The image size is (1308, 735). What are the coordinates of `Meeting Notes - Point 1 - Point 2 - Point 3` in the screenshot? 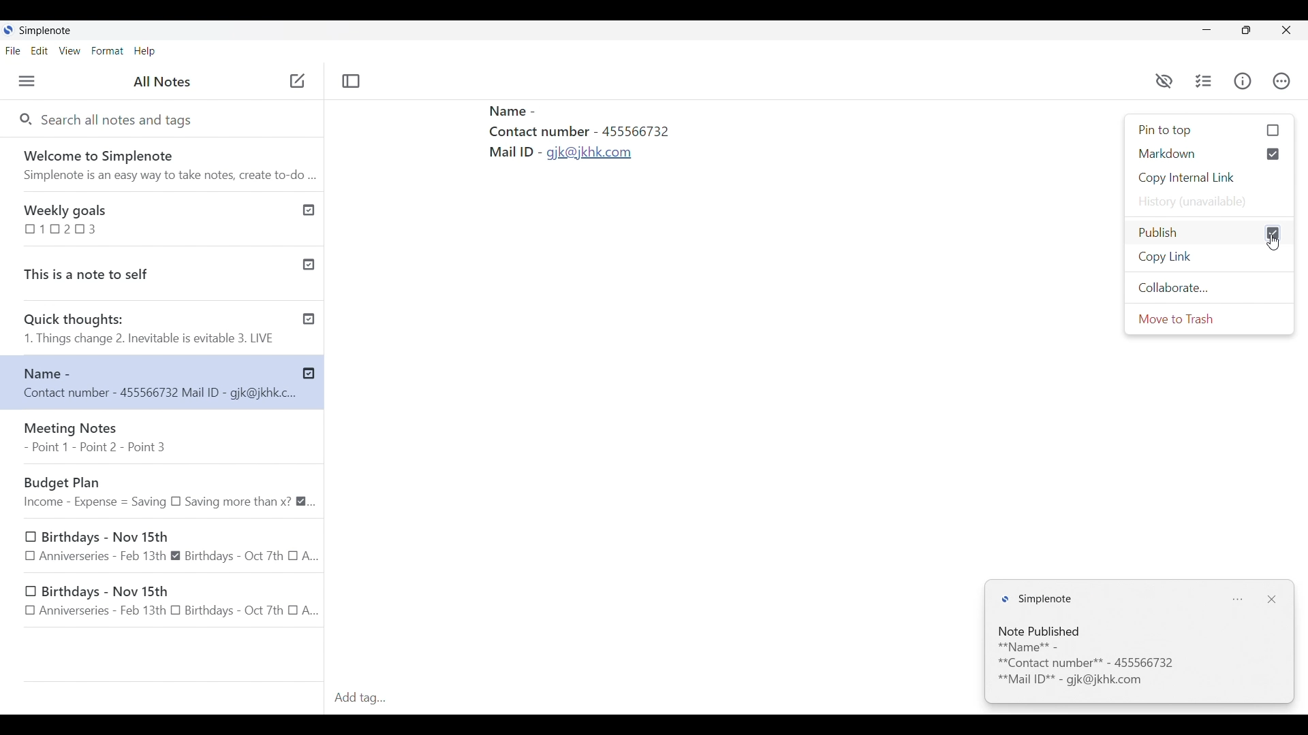 It's located at (164, 438).